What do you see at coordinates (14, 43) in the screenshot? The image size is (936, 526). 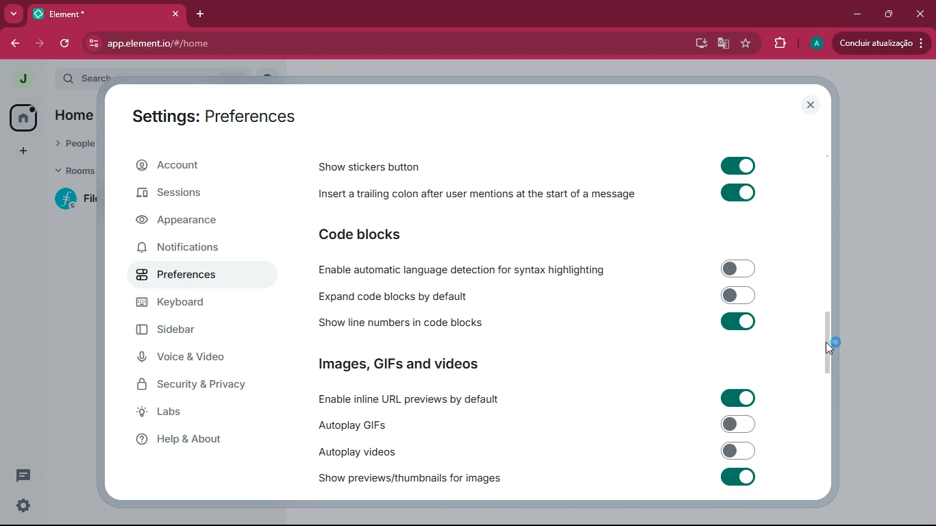 I see `back` at bounding box center [14, 43].